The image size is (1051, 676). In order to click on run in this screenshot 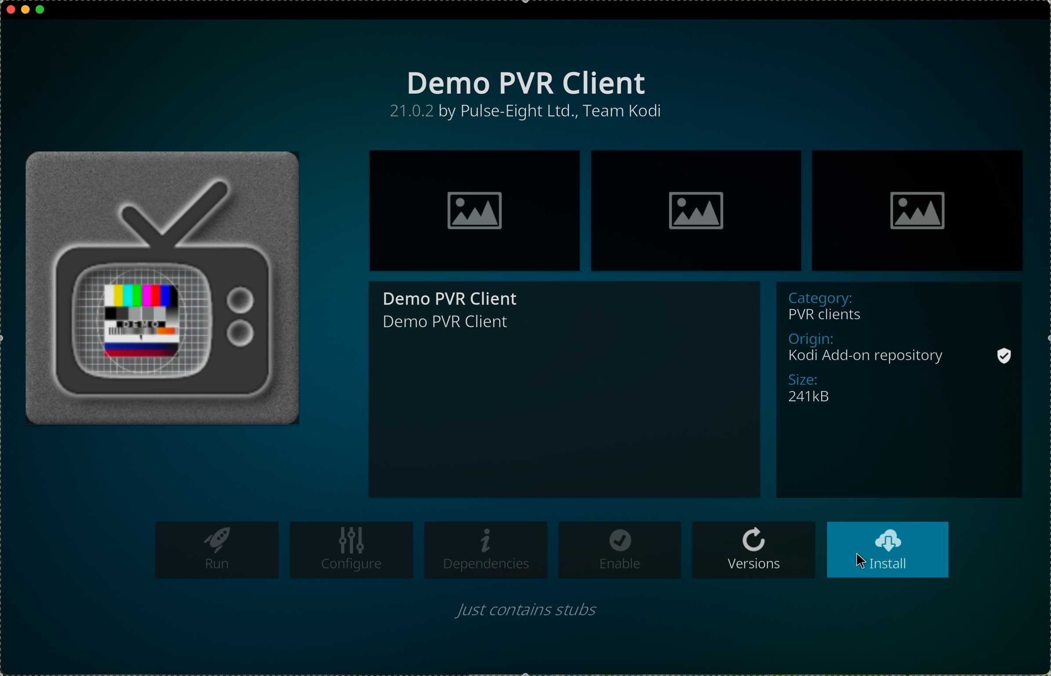, I will do `click(218, 550)`.